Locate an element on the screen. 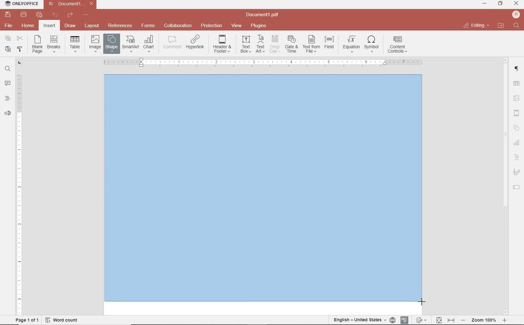 This screenshot has height=325, width=524. find is located at coordinates (517, 26).